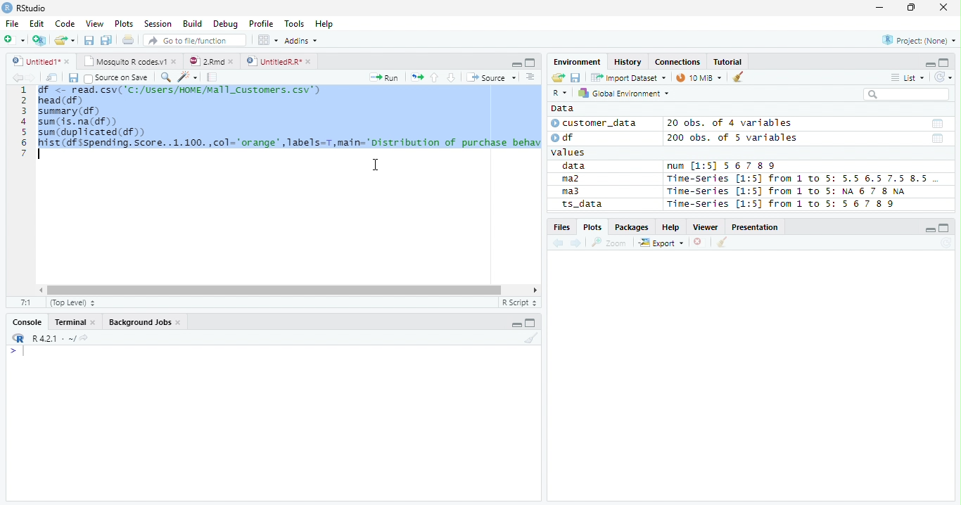  I want to click on View Current work directory, so click(85, 338).